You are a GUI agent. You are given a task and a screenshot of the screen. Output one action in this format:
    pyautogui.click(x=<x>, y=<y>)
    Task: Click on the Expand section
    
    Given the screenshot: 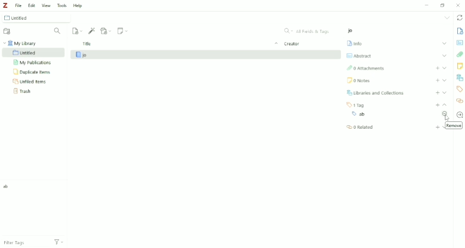 What is the action you would take?
    pyautogui.click(x=445, y=68)
    